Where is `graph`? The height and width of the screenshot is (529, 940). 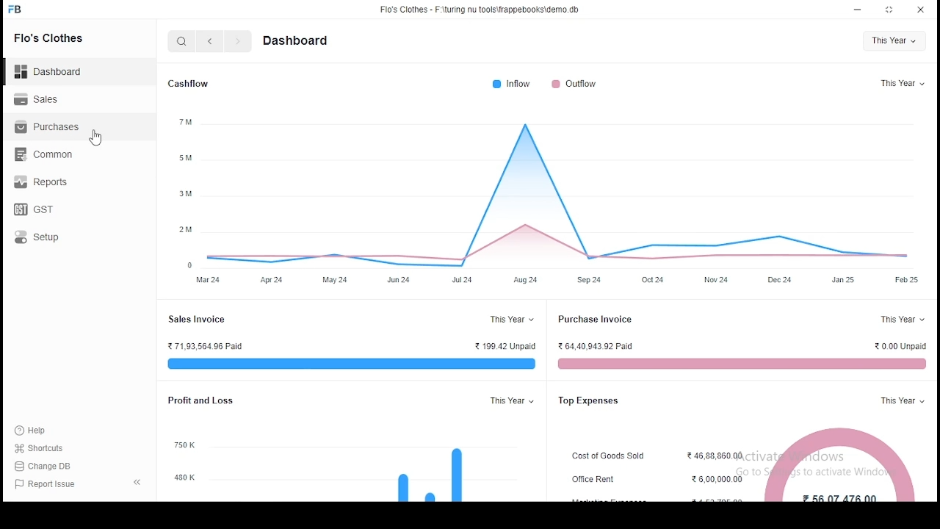 graph is located at coordinates (842, 465).